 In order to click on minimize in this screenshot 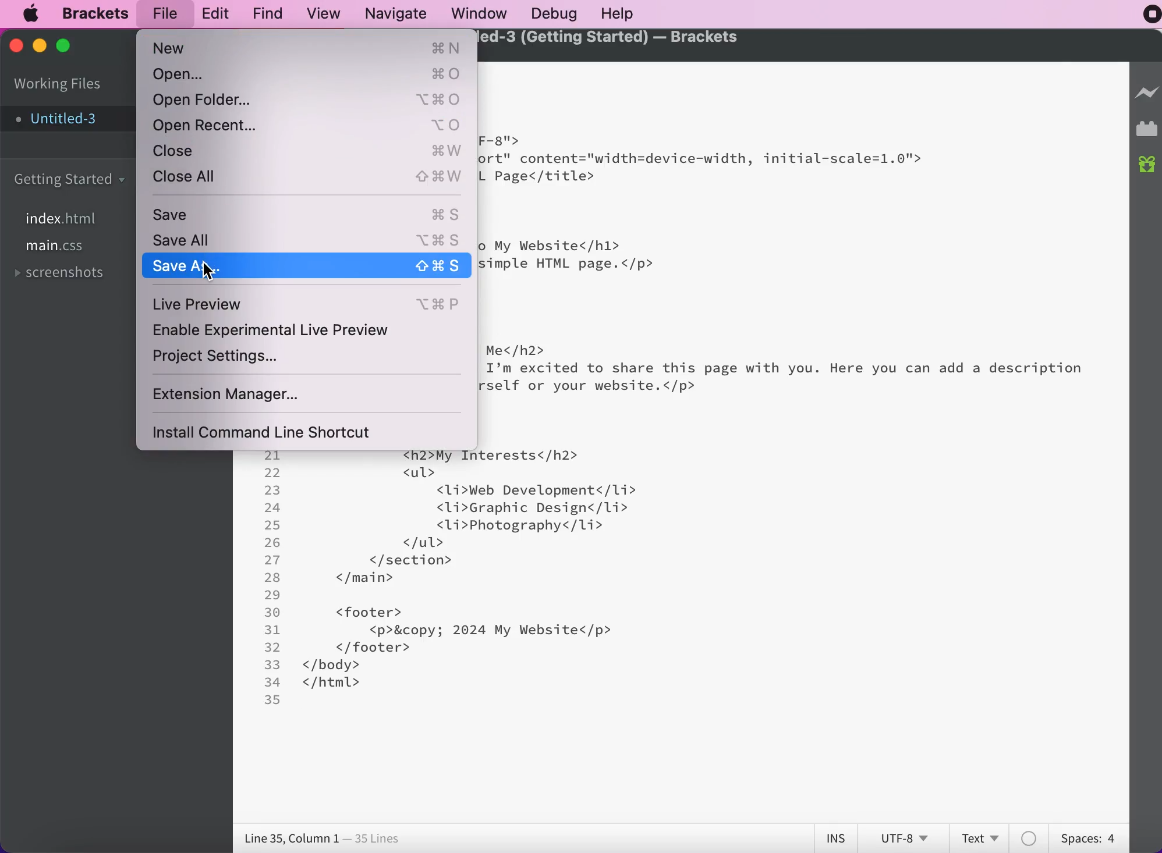, I will do `click(40, 46)`.